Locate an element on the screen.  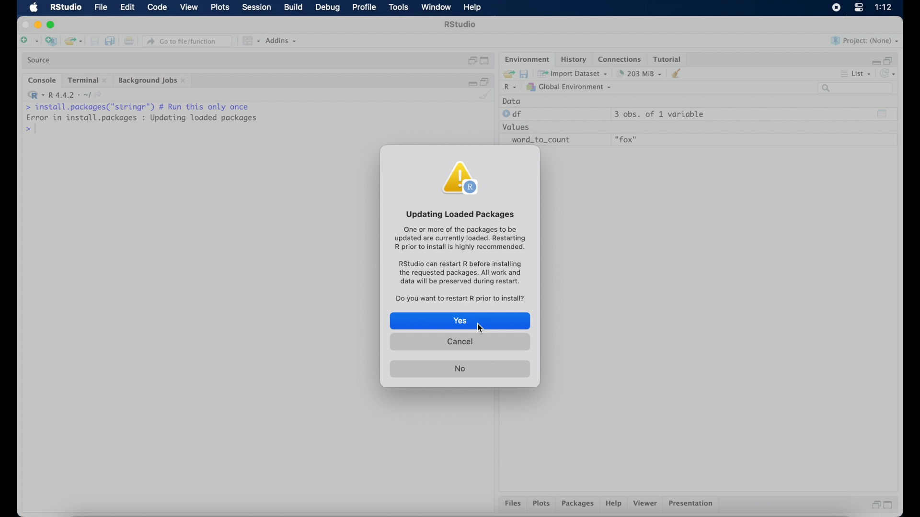
minimize is located at coordinates (874, 62).